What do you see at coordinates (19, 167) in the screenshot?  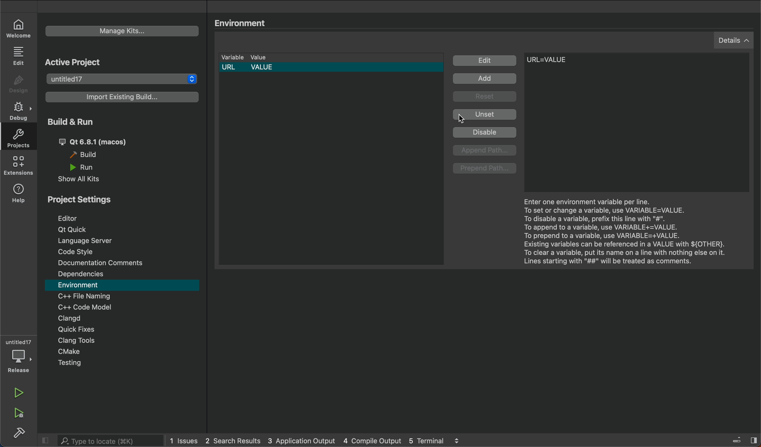 I see `extensions` at bounding box center [19, 167].